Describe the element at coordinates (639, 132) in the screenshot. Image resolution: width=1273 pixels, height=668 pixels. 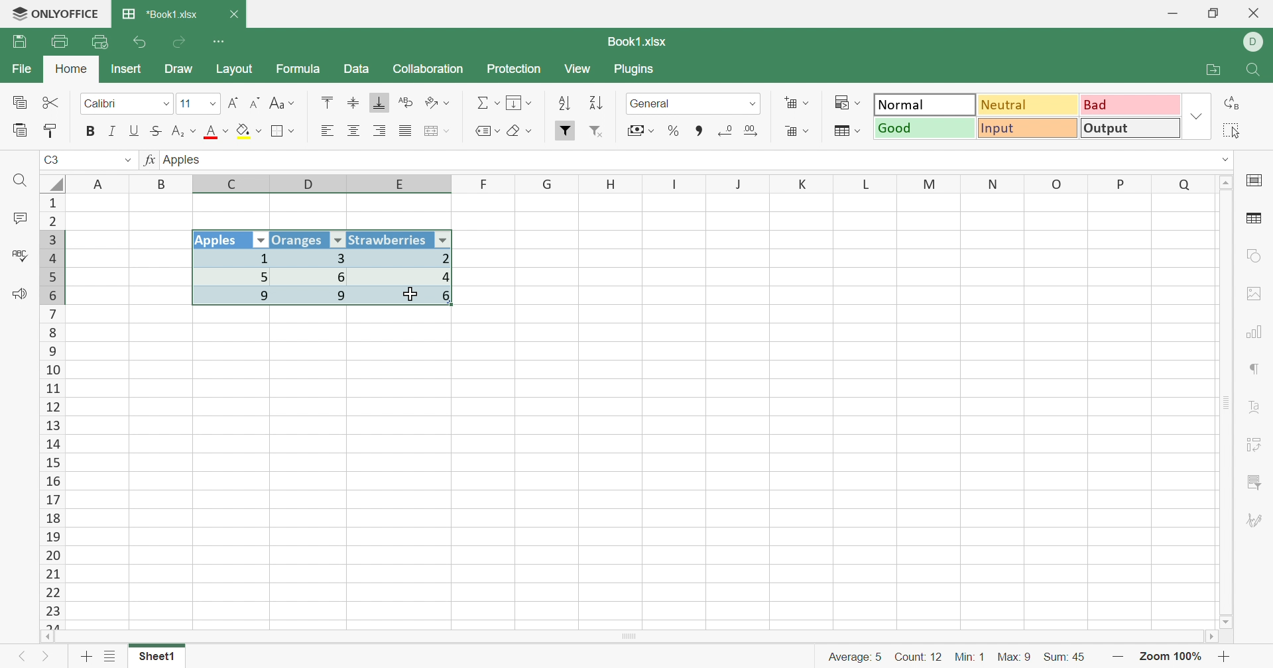
I see `Accounting style` at that location.